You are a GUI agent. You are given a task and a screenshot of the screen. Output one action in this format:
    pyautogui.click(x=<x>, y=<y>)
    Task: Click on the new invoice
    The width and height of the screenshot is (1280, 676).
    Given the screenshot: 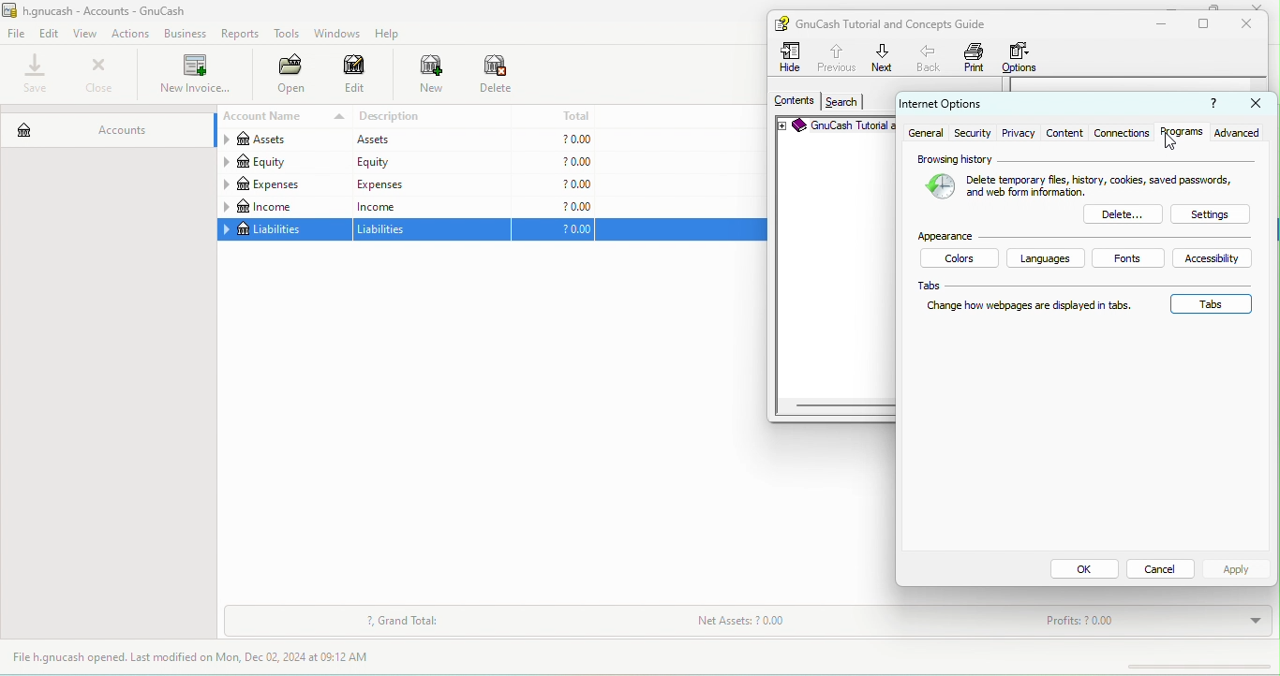 What is the action you would take?
    pyautogui.click(x=193, y=76)
    